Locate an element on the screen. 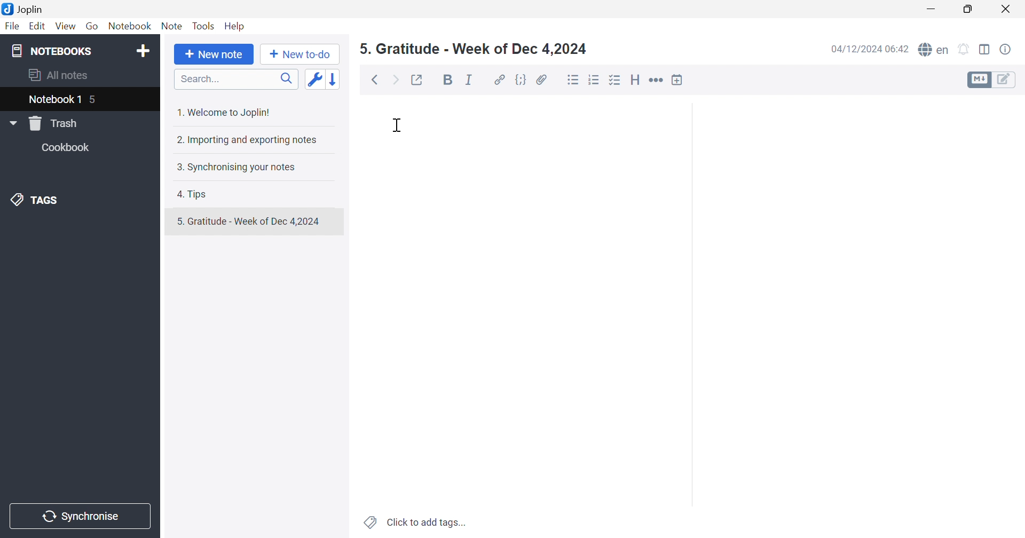 This screenshot has width=1025, height=538. New to-do is located at coordinates (301, 54).